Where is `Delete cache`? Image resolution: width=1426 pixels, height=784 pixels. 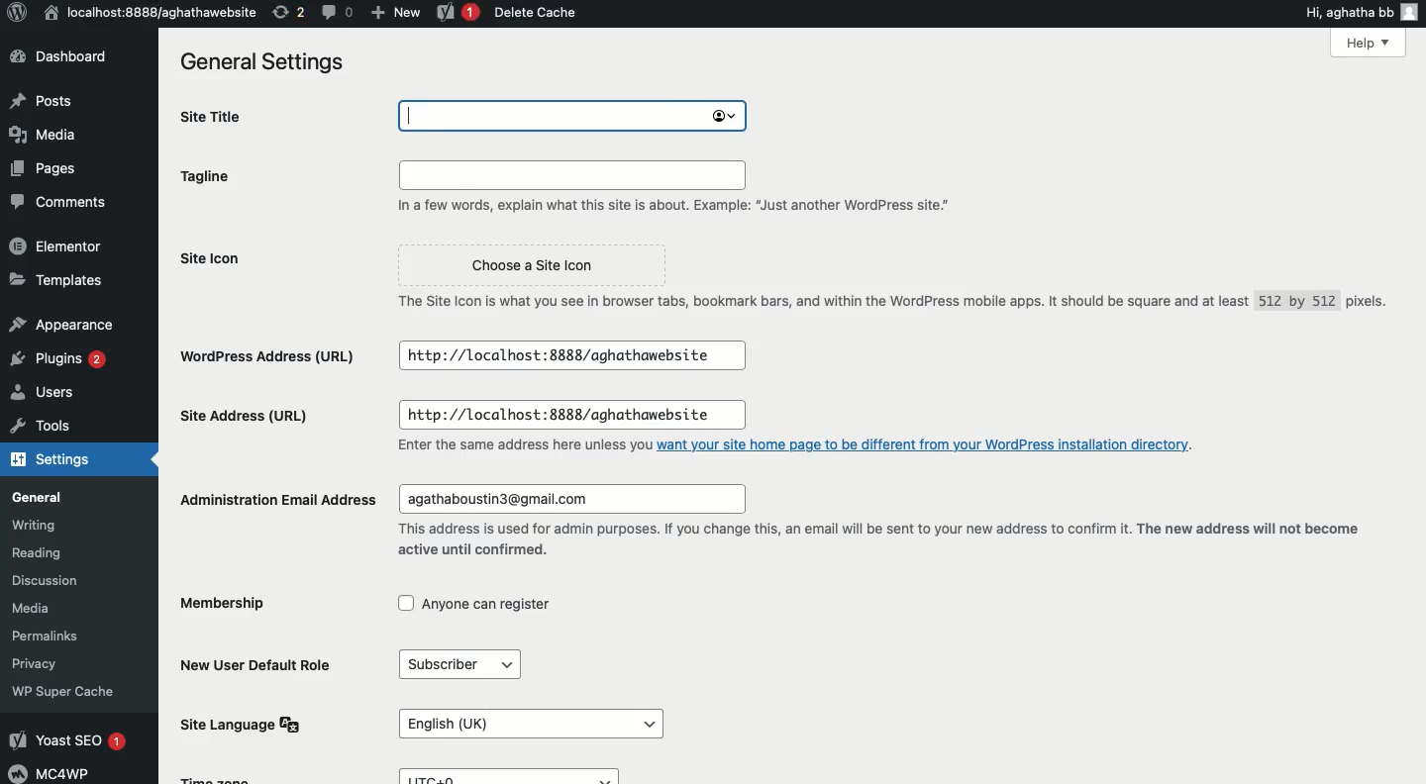
Delete cache is located at coordinates (537, 13).